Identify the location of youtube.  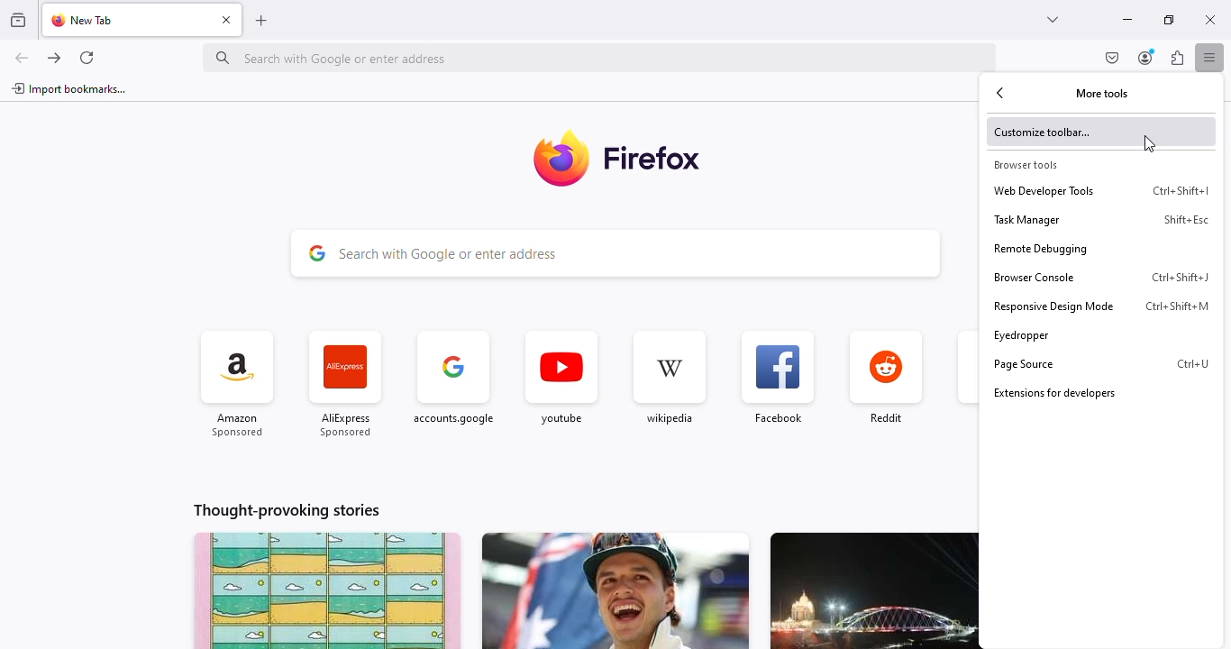
(561, 379).